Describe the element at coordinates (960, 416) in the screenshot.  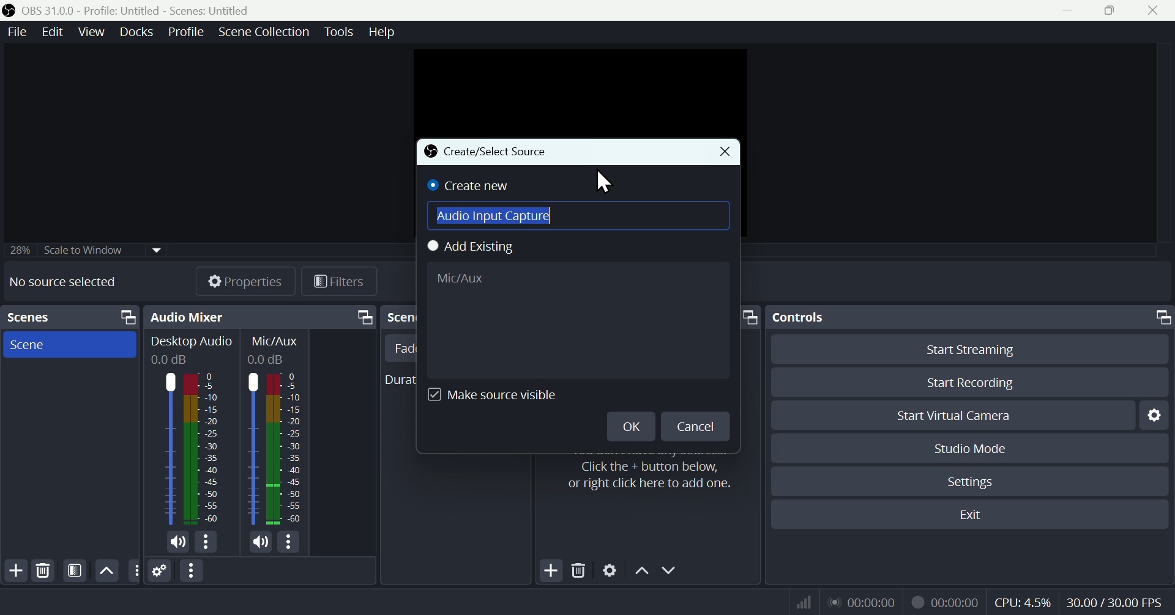
I see `start Virtual camera` at that location.